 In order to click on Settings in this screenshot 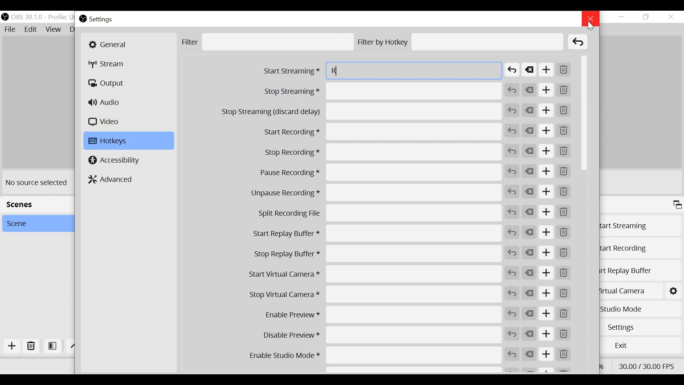, I will do `click(103, 19)`.